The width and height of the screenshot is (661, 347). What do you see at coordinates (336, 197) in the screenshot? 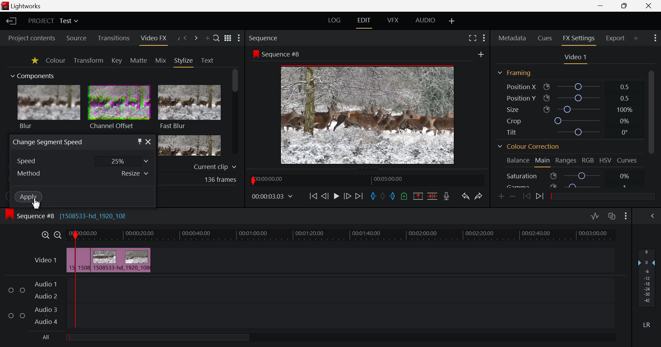
I see `Cursor on Stop Preview` at bounding box center [336, 197].